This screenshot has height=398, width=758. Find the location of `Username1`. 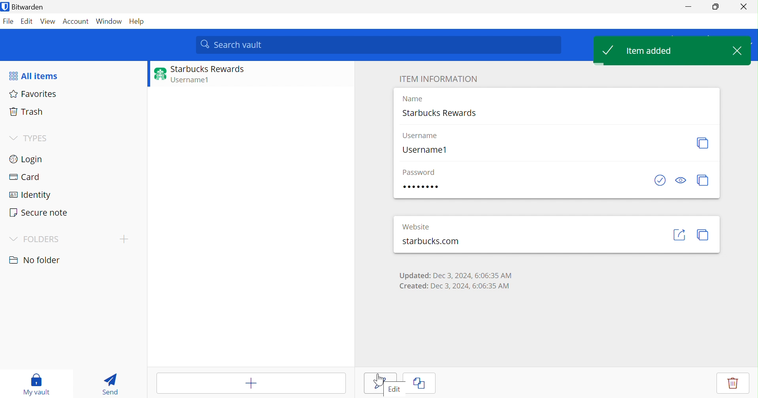

Username1 is located at coordinates (193, 80).